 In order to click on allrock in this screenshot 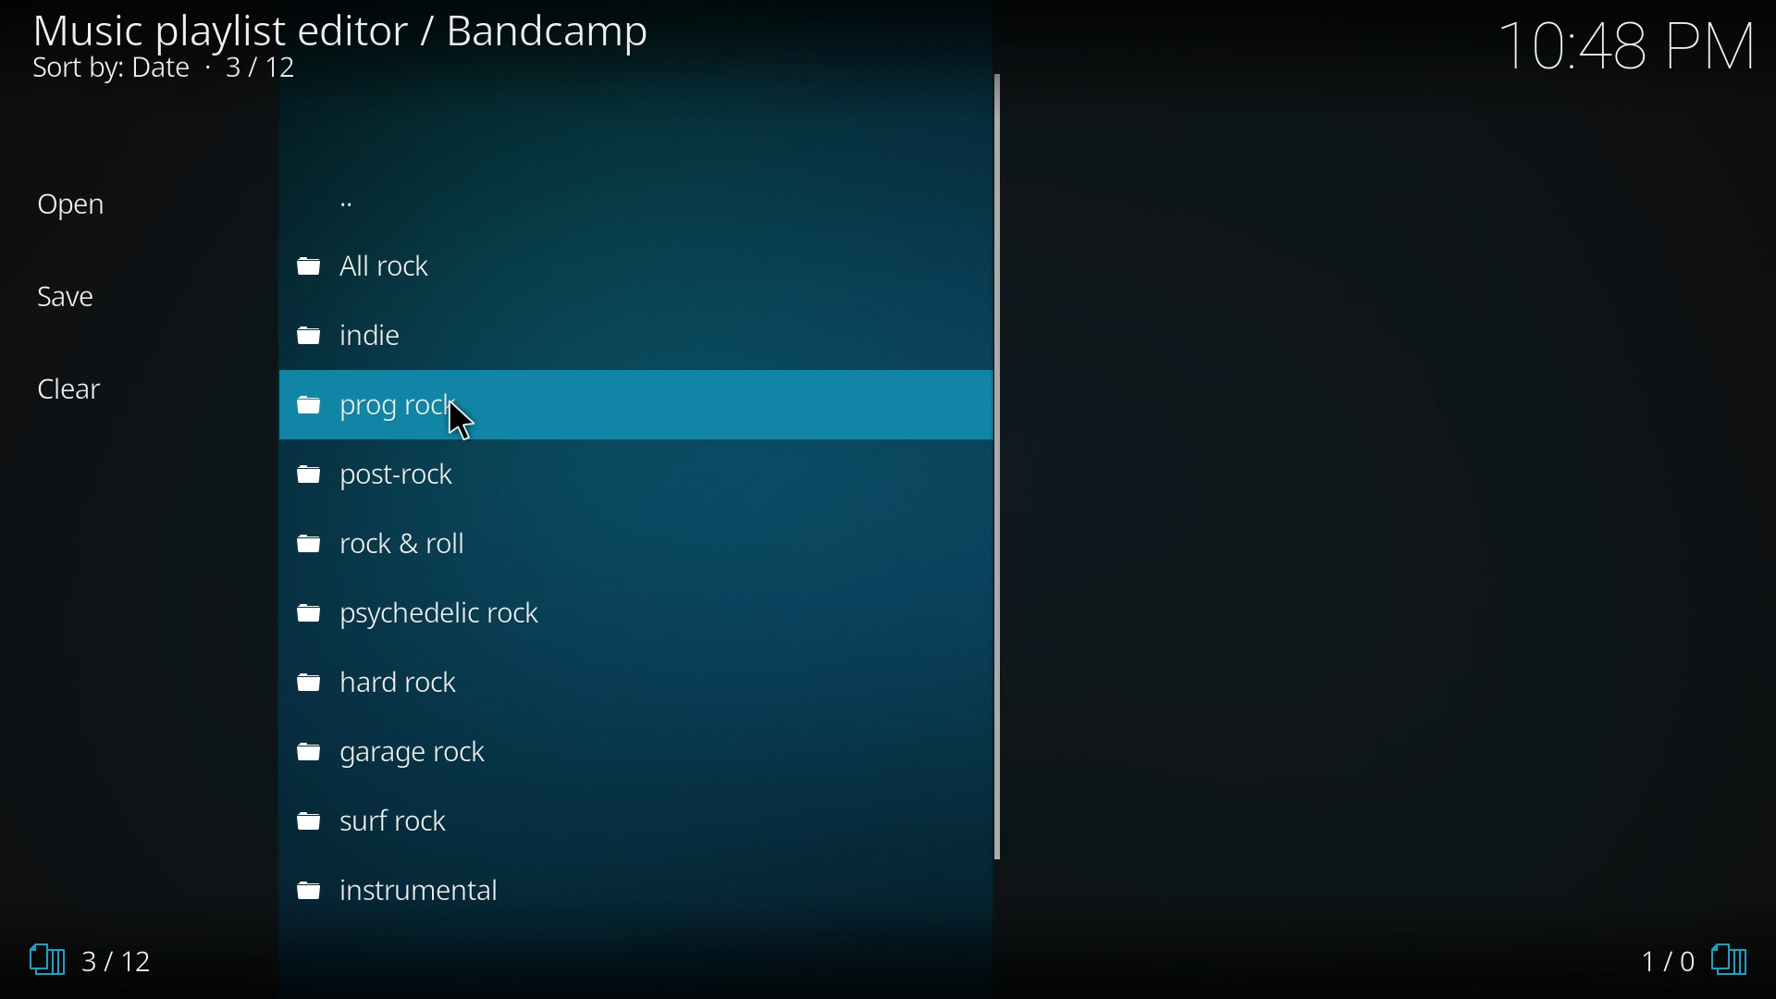, I will do `click(406, 265)`.